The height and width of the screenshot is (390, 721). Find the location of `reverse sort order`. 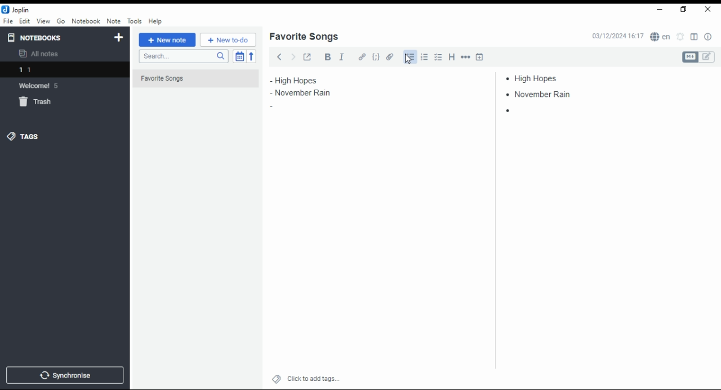

reverse sort order is located at coordinates (251, 56).